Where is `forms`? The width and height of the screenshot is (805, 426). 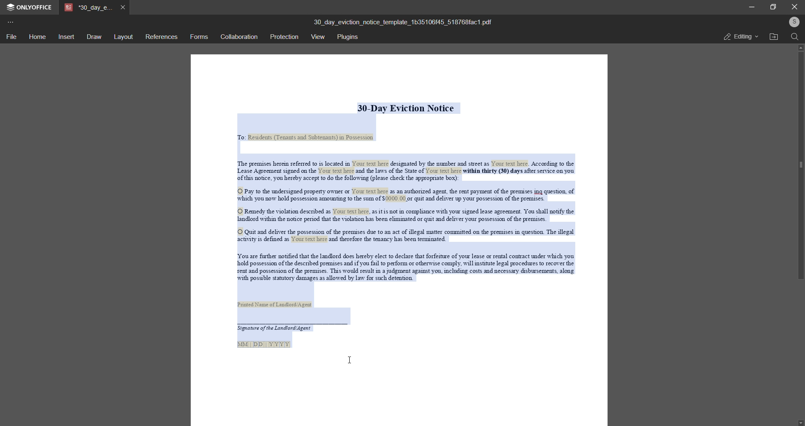 forms is located at coordinates (199, 37).